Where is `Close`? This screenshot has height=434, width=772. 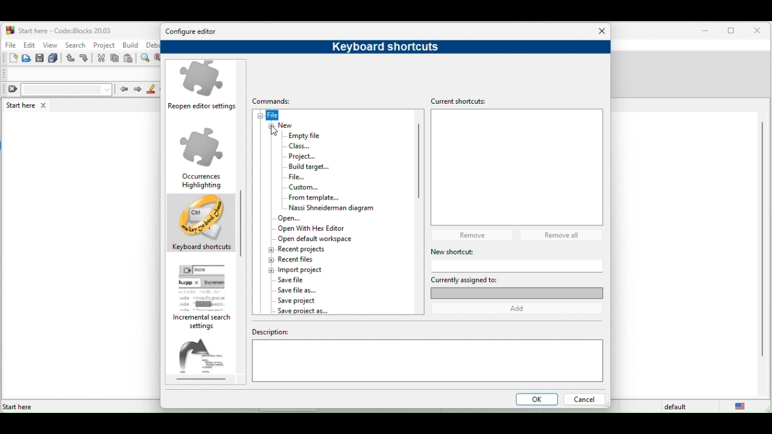 Close is located at coordinates (603, 31).